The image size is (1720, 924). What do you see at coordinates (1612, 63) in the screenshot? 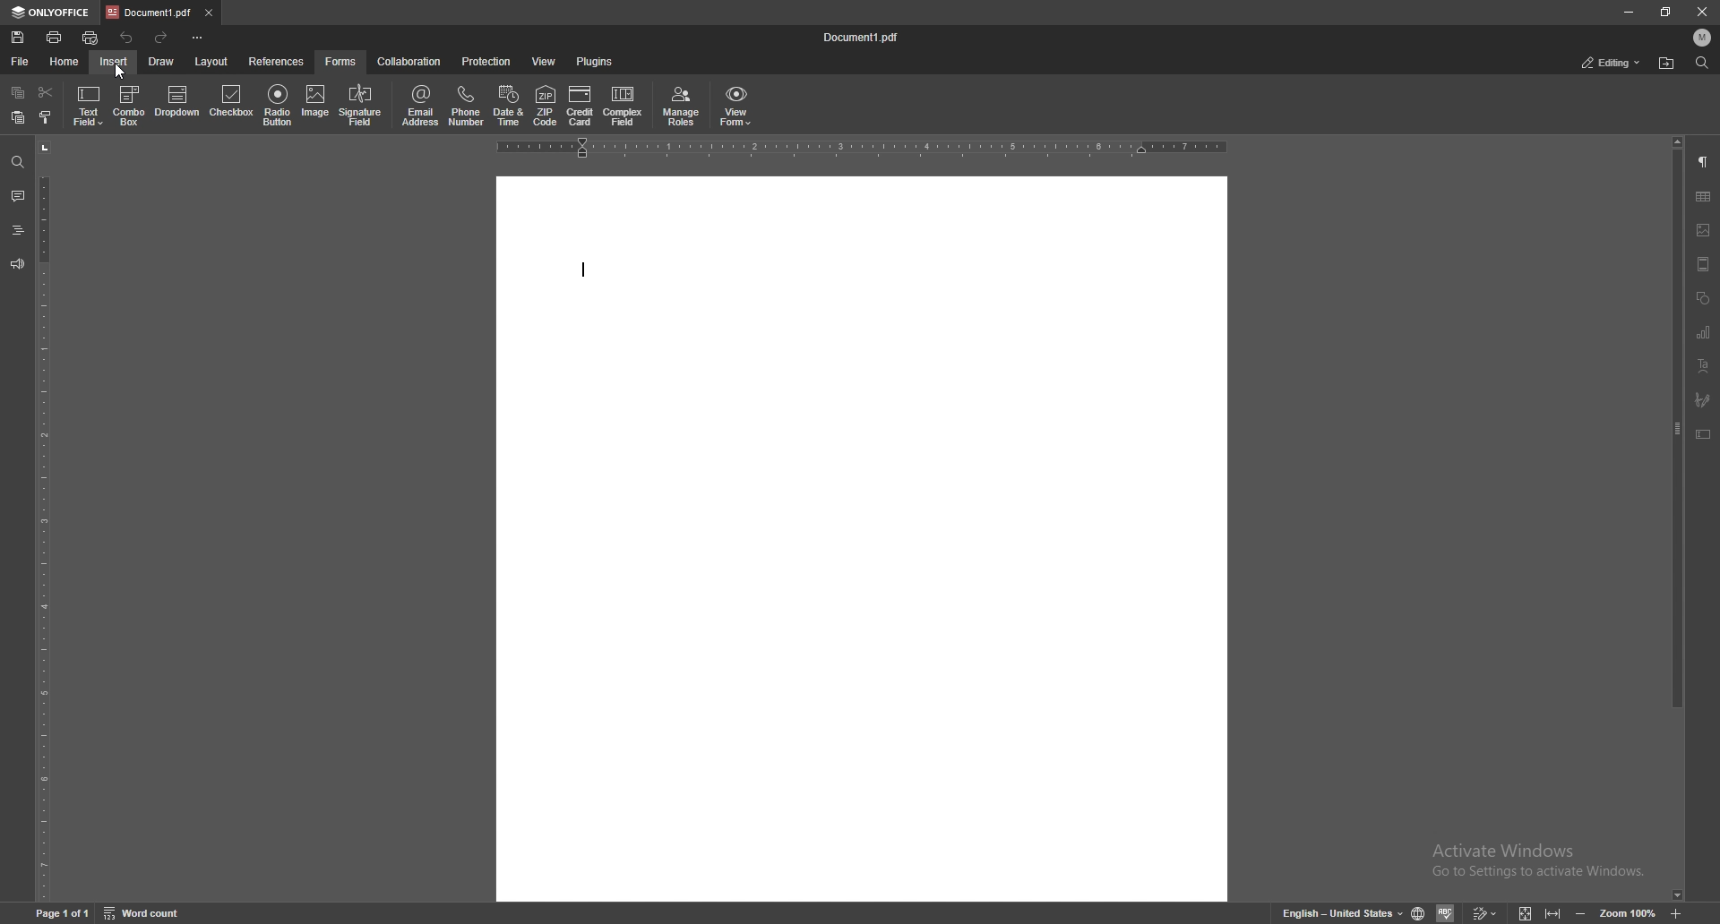
I see `status` at bounding box center [1612, 63].